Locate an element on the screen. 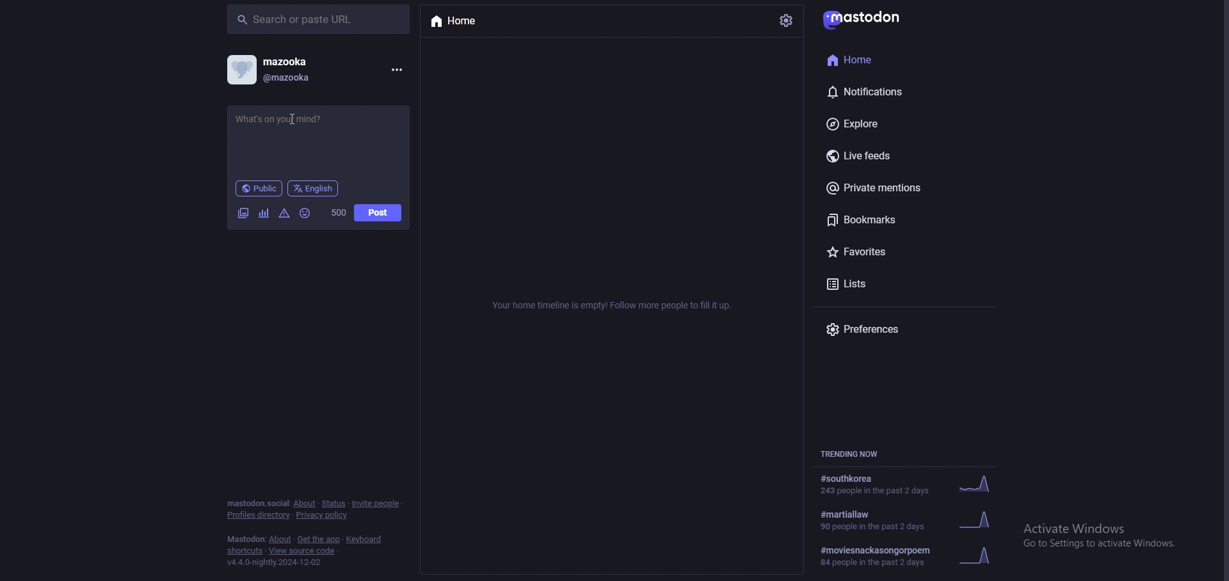 This screenshot has width=1229, height=581. preferences is located at coordinates (871, 328).